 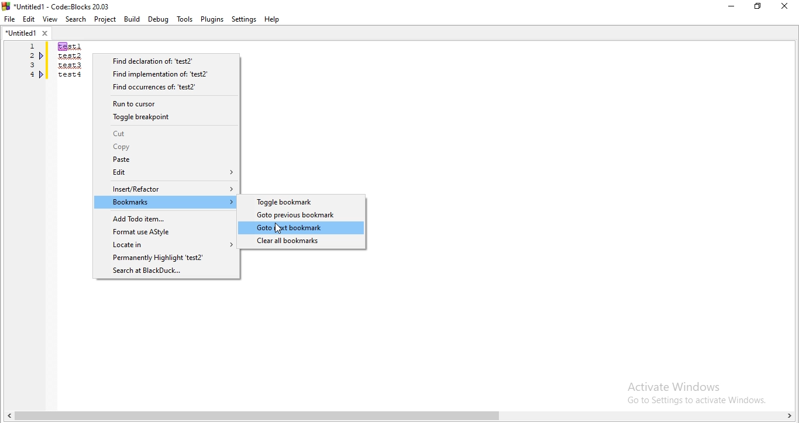 What do you see at coordinates (131, 19) in the screenshot?
I see `Build ` at bounding box center [131, 19].